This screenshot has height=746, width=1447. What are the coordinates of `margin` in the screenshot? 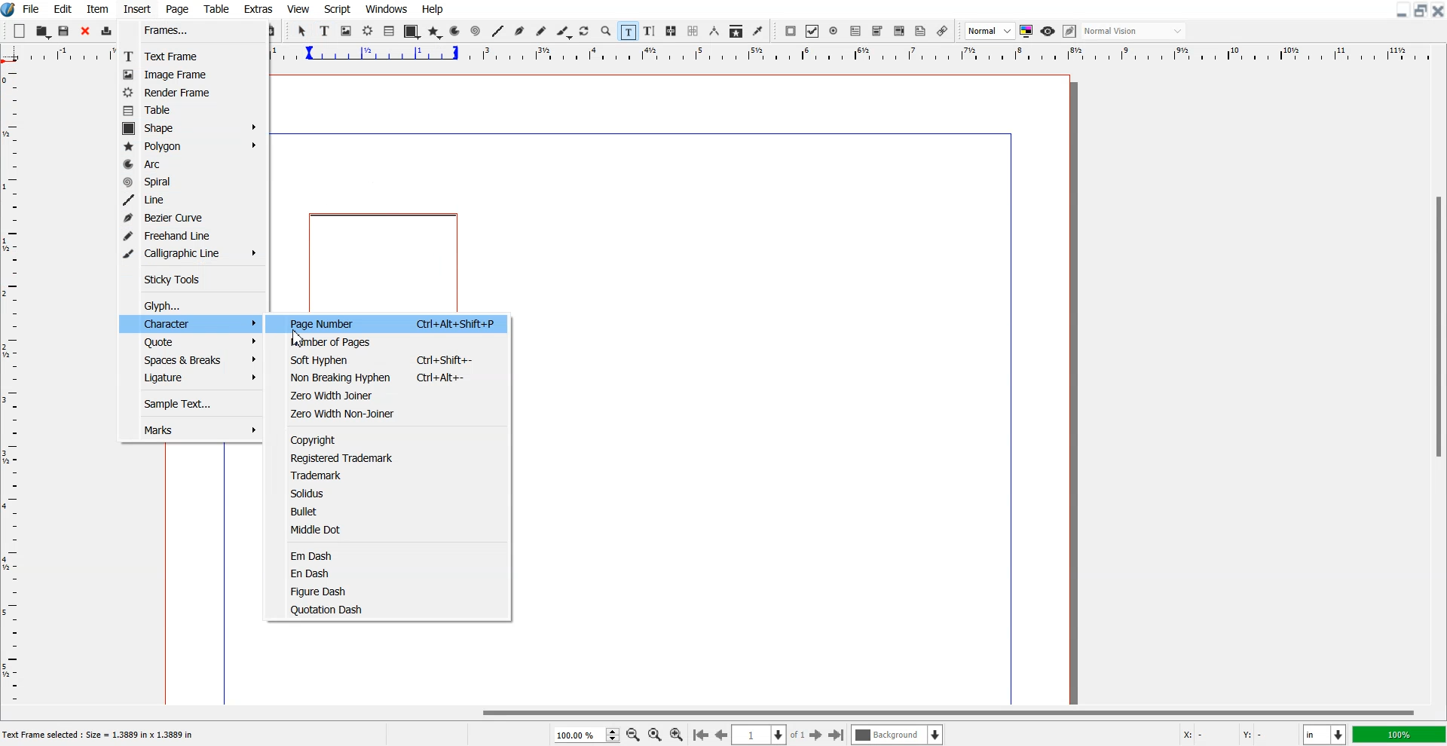 It's located at (221, 572).